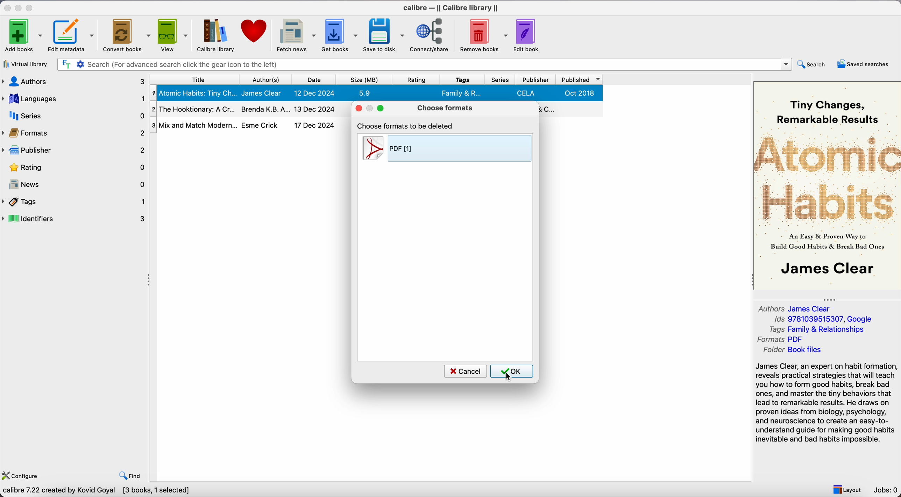 This screenshot has width=901, height=497. What do you see at coordinates (811, 64) in the screenshot?
I see `search` at bounding box center [811, 64].